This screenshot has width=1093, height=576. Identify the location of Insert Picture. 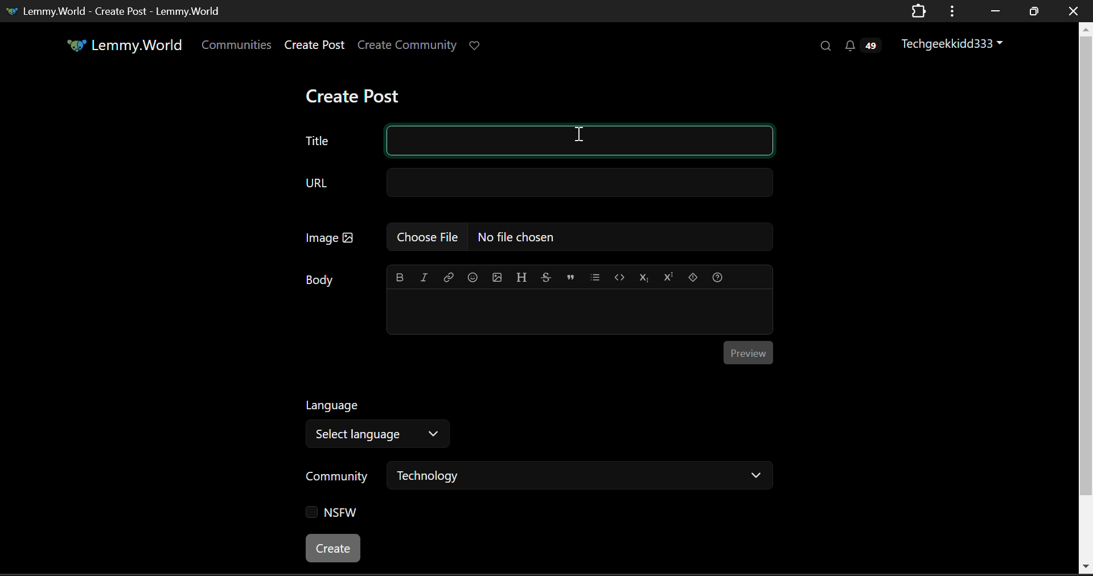
(498, 278).